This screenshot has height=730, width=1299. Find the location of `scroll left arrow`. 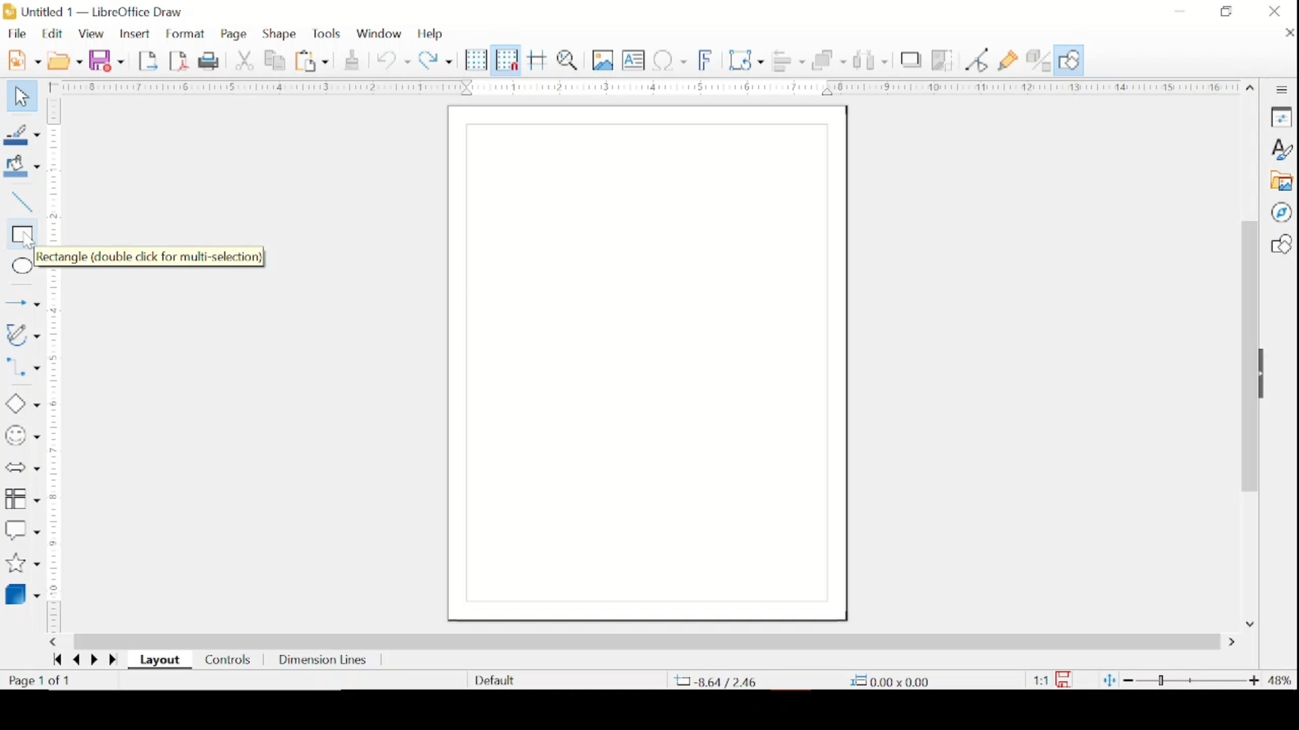

scroll left arrow is located at coordinates (53, 642).